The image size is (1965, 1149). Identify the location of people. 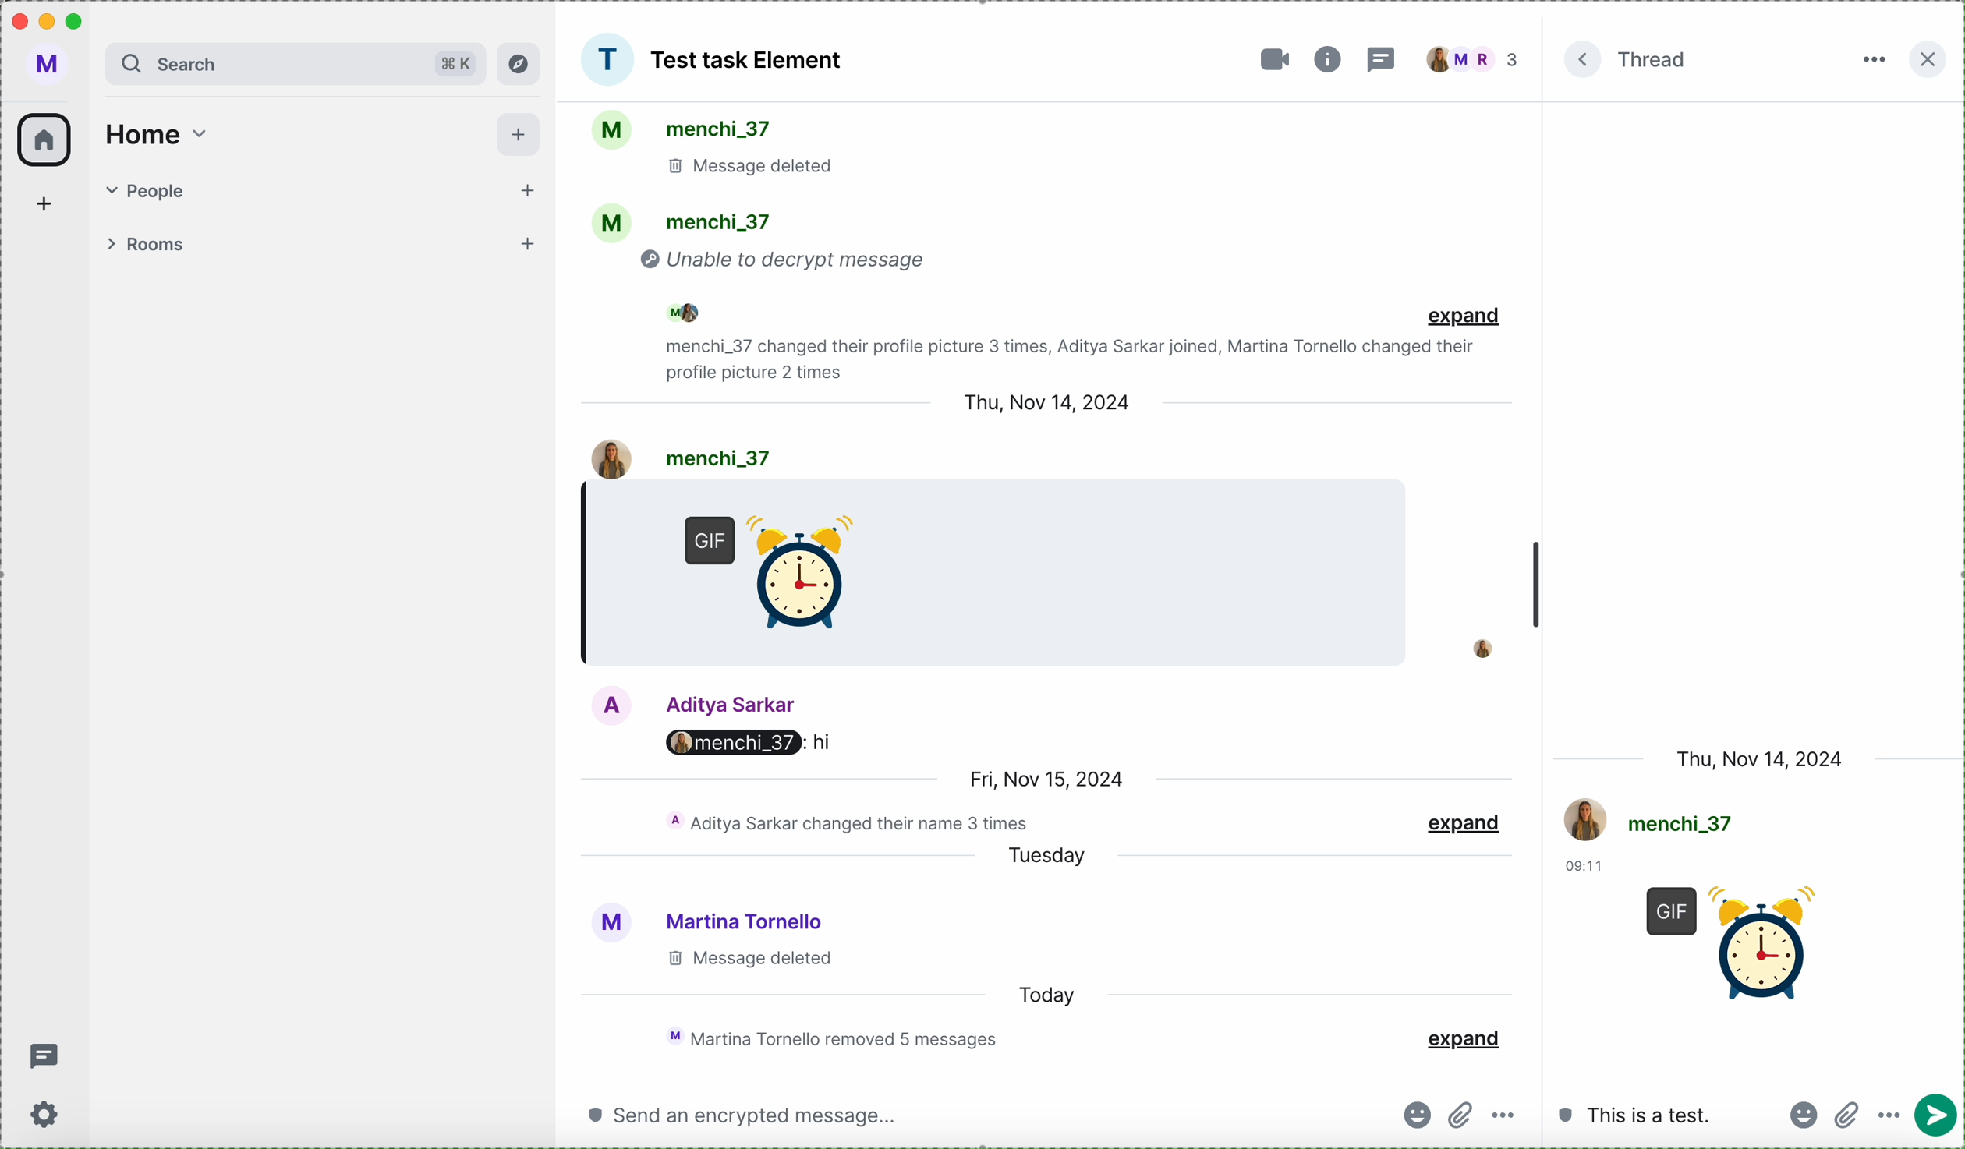
(327, 187).